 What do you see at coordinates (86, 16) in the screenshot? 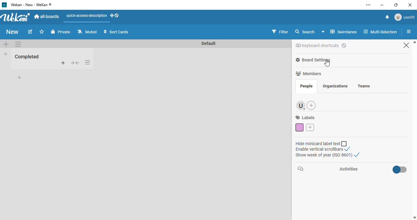
I see `quick-access-description` at bounding box center [86, 16].